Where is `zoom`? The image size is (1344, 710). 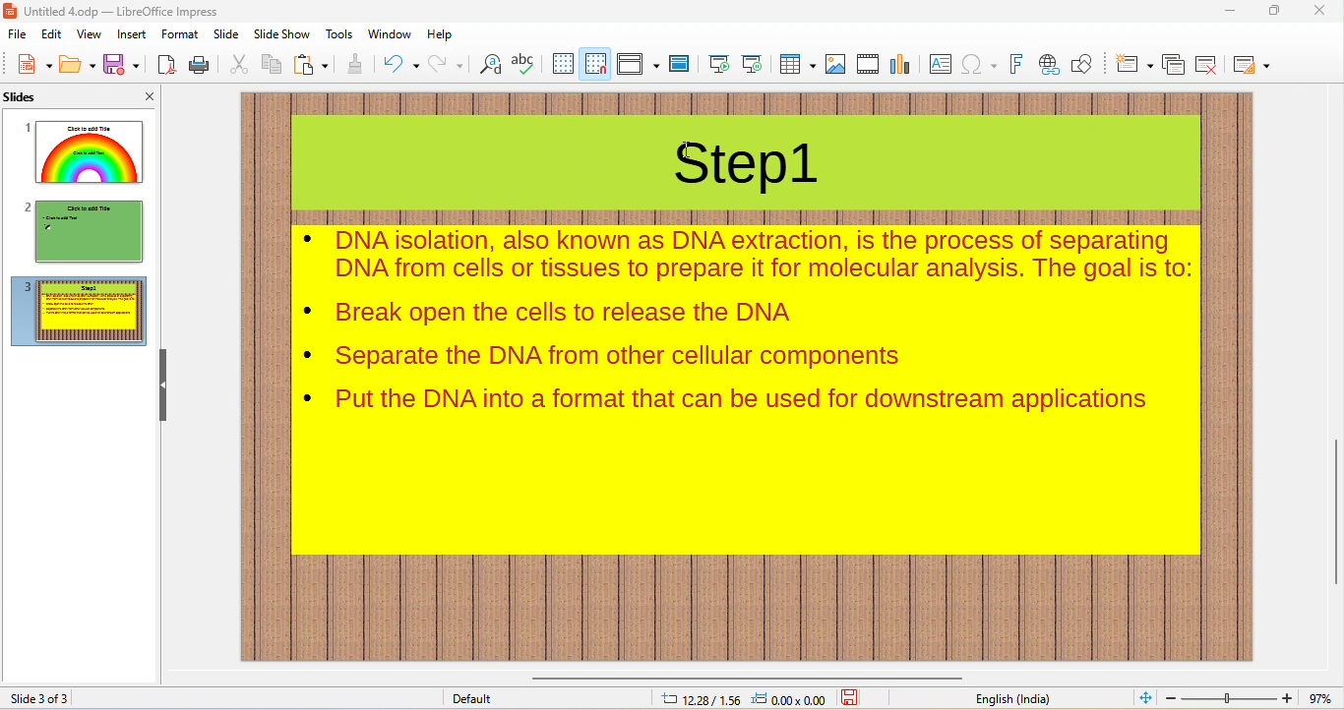
zoom is located at coordinates (1252, 697).